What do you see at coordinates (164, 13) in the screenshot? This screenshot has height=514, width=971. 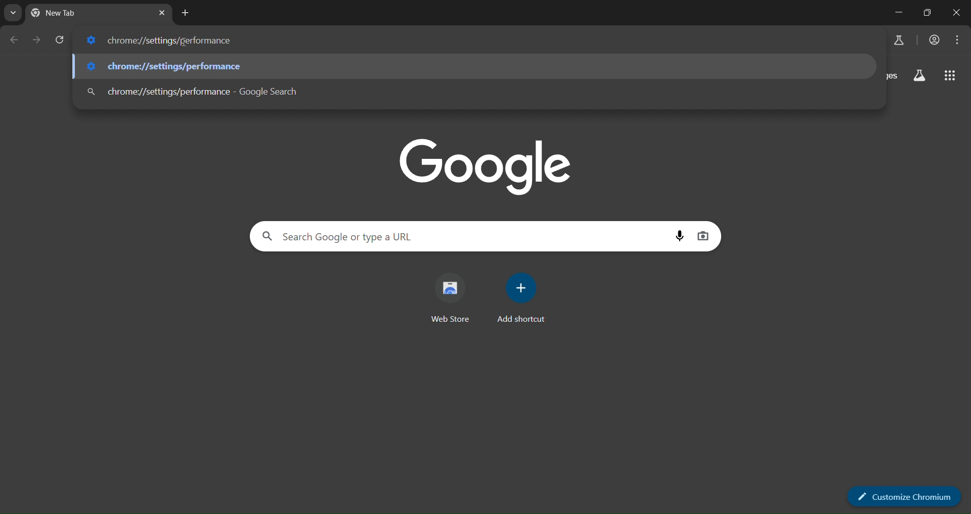 I see `close tab` at bounding box center [164, 13].